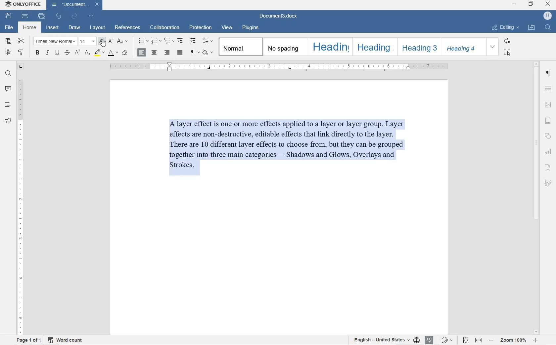 The height and width of the screenshot is (345, 556). What do you see at coordinates (548, 167) in the screenshot?
I see `TEXT ART` at bounding box center [548, 167].